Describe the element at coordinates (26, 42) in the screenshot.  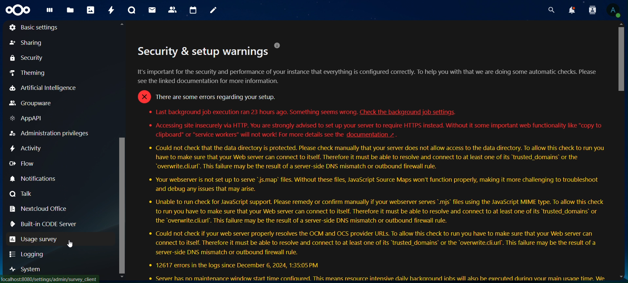
I see `sharing` at that location.